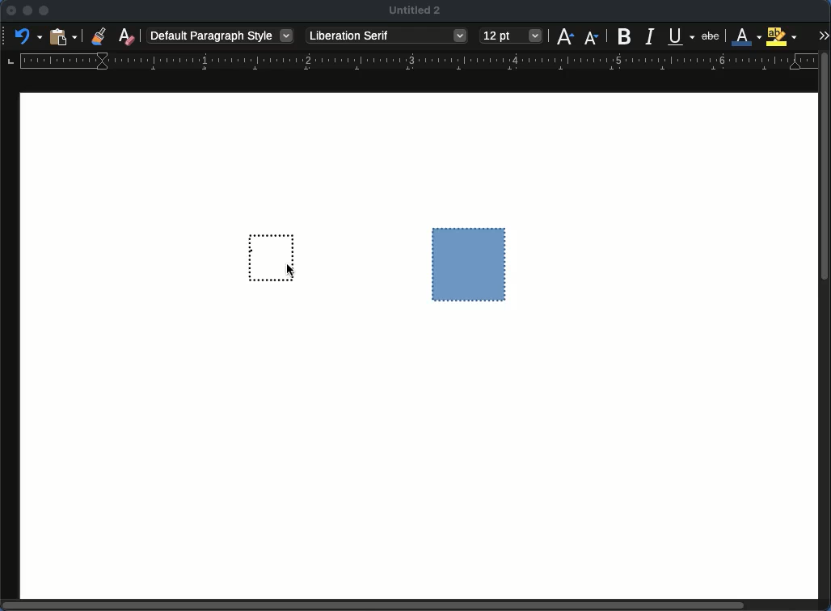  Describe the element at coordinates (264, 255) in the screenshot. I see `text box` at that location.